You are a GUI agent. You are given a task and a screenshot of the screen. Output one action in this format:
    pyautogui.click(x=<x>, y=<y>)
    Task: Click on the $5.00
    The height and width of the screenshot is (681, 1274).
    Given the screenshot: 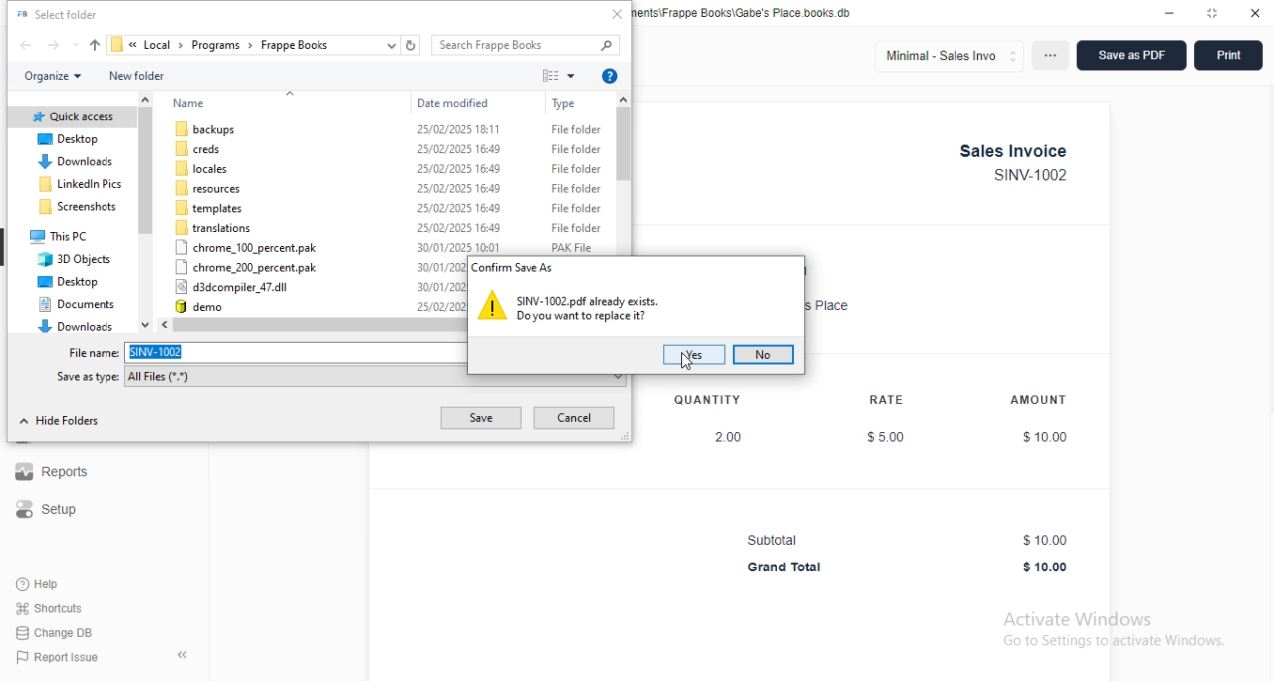 What is the action you would take?
    pyautogui.click(x=887, y=437)
    